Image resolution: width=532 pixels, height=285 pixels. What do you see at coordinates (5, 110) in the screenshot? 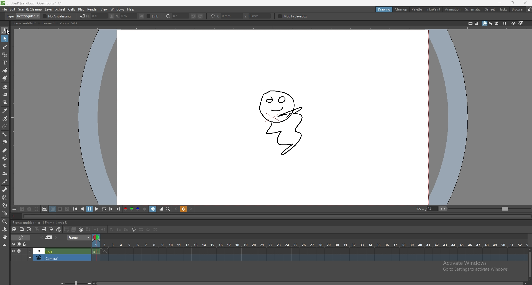
I see `style picker` at bounding box center [5, 110].